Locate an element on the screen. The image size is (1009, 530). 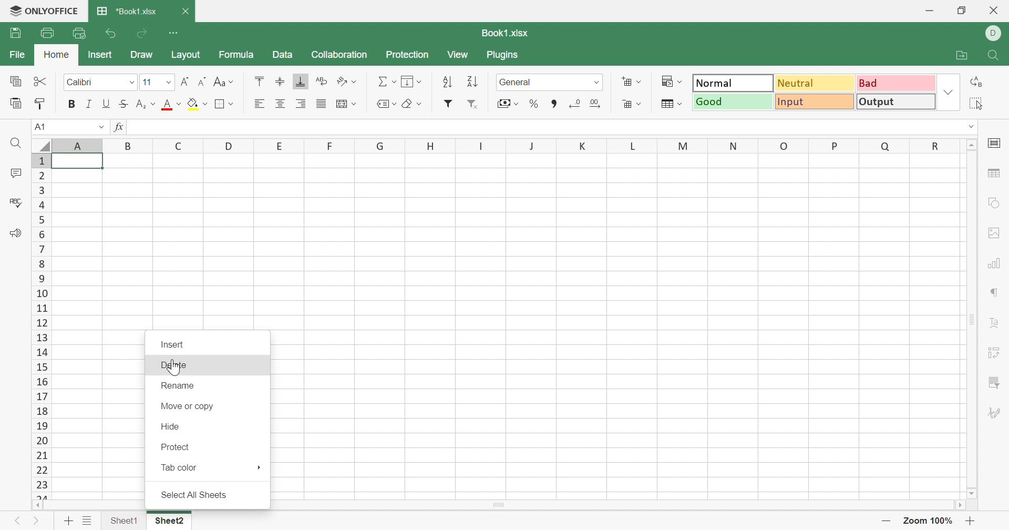
Open file location is located at coordinates (955, 55).